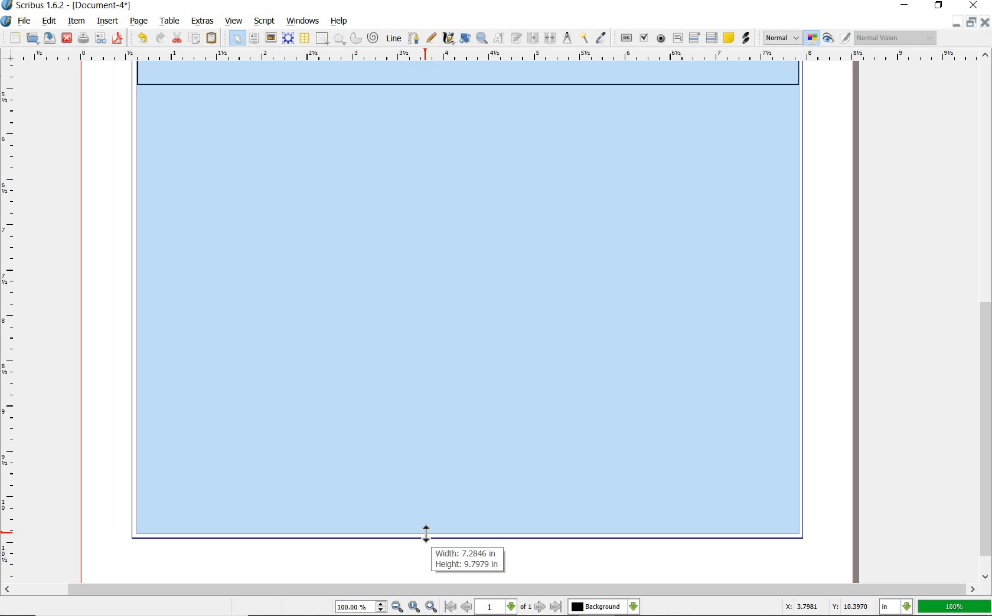 Image resolution: width=992 pixels, height=616 pixels. What do you see at coordinates (481, 39) in the screenshot?
I see `zoom in or zoom out` at bounding box center [481, 39].